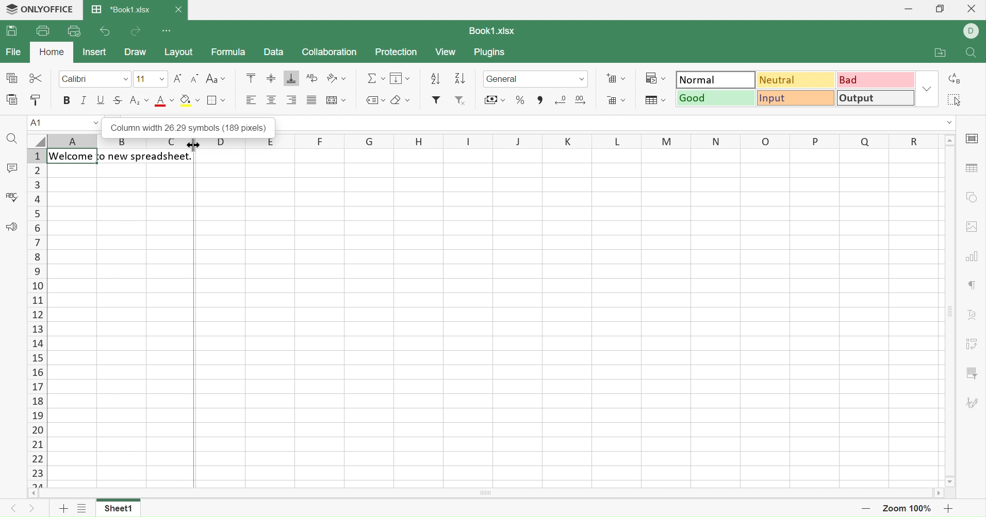 This screenshot has height=517, width=986. Describe the element at coordinates (462, 102) in the screenshot. I see `Remove style` at that location.